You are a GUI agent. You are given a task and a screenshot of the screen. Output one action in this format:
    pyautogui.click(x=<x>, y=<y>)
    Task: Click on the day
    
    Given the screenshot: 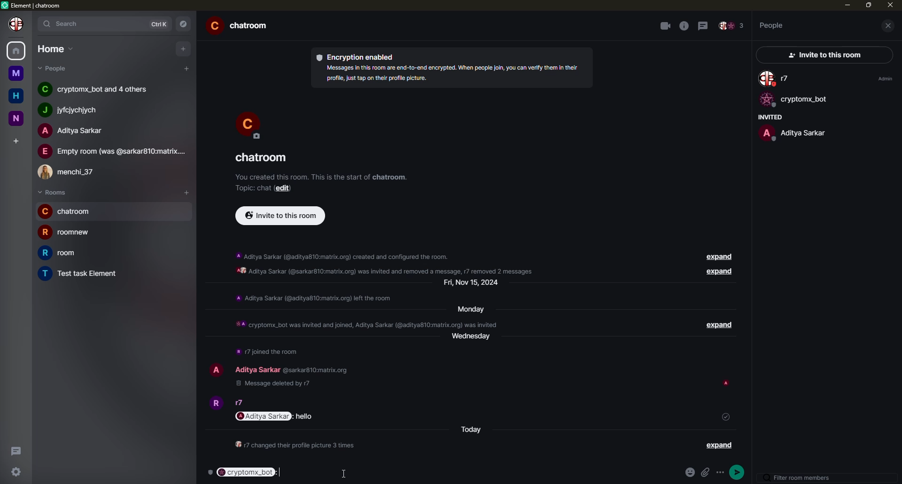 What is the action you would take?
    pyautogui.click(x=474, y=283)
    